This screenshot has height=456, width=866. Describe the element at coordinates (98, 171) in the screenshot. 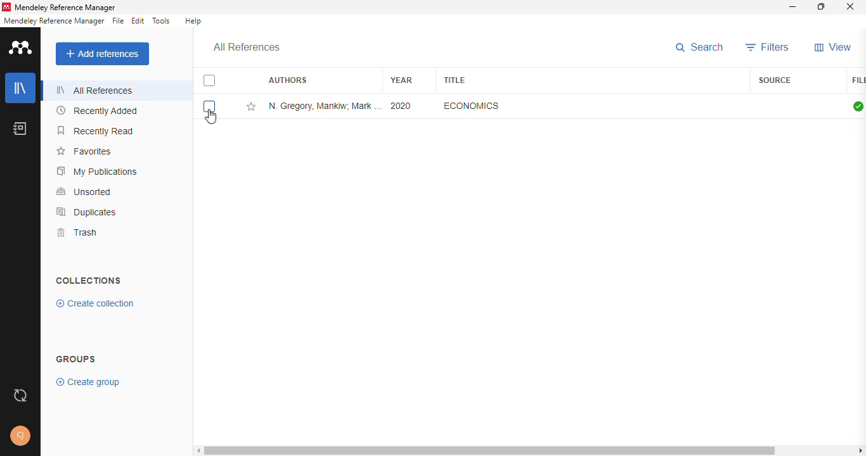

I see `my publications` at that location.